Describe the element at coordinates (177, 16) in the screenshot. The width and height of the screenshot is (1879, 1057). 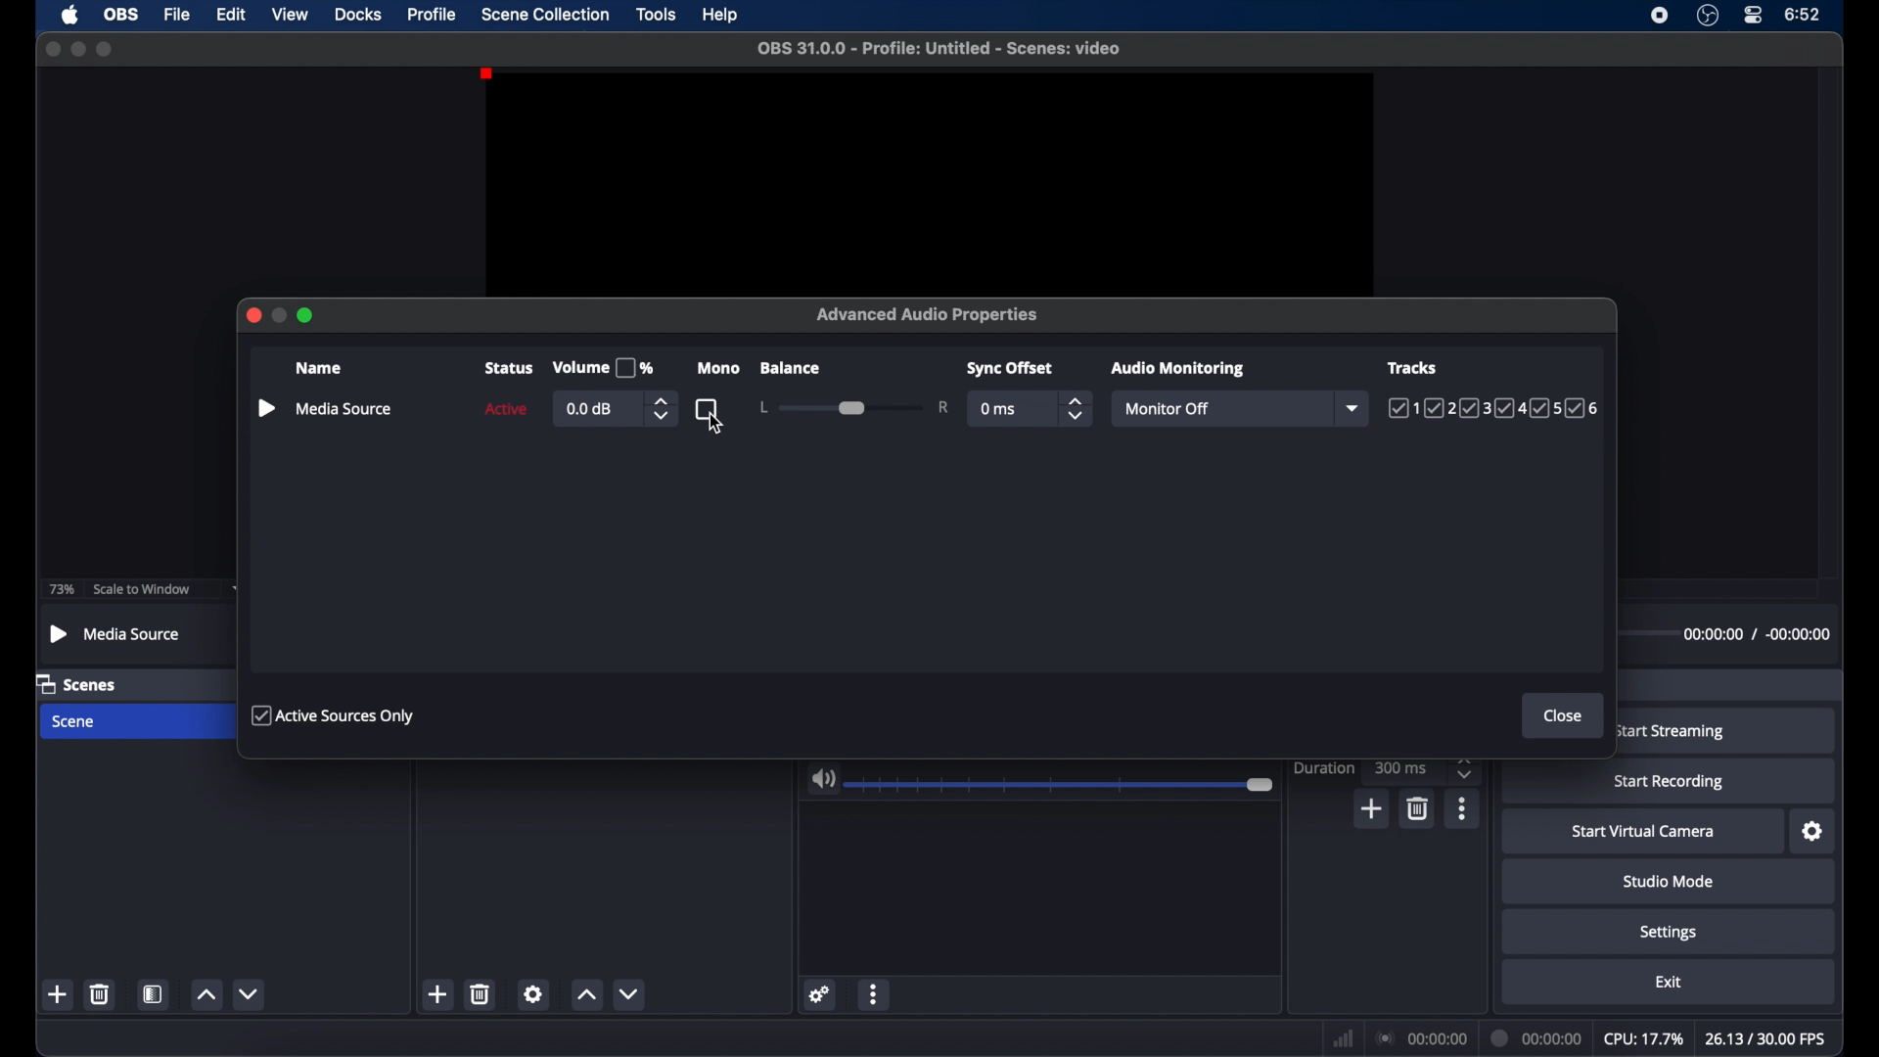
I see `file` at that location.